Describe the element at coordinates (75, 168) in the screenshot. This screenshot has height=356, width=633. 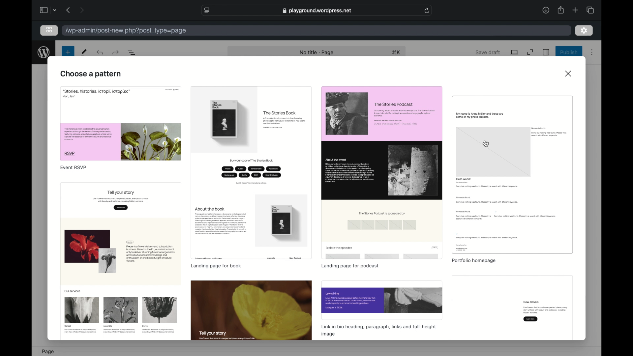
I see `event rsvp` at that location.